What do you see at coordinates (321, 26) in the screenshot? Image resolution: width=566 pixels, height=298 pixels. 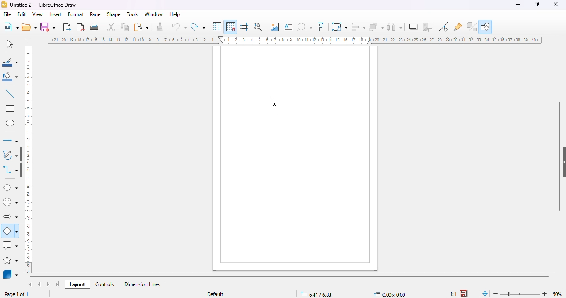 I see `insert fontwork text` at bounding box center [321, 26].